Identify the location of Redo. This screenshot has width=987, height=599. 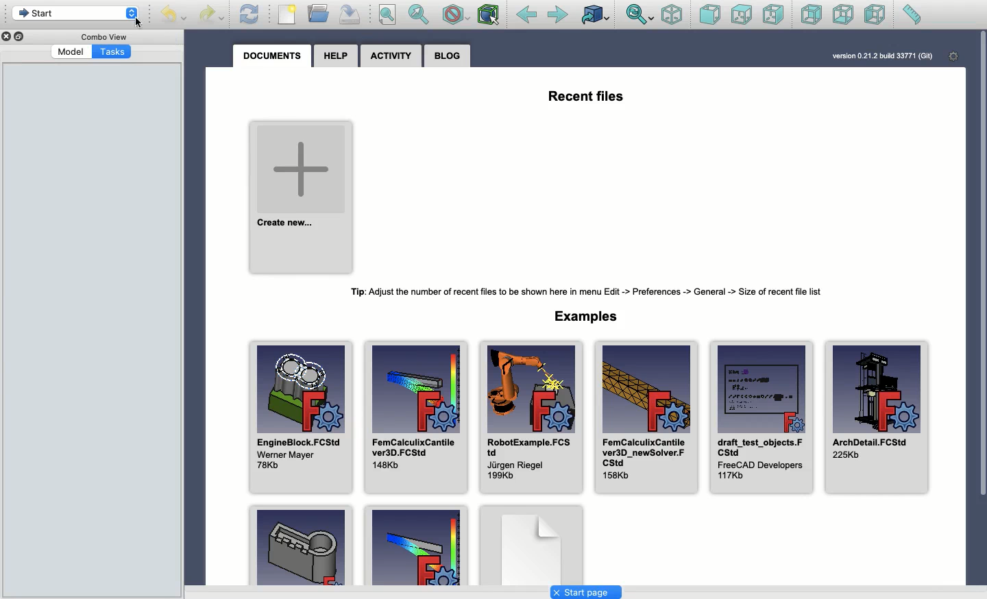
(214, 14).